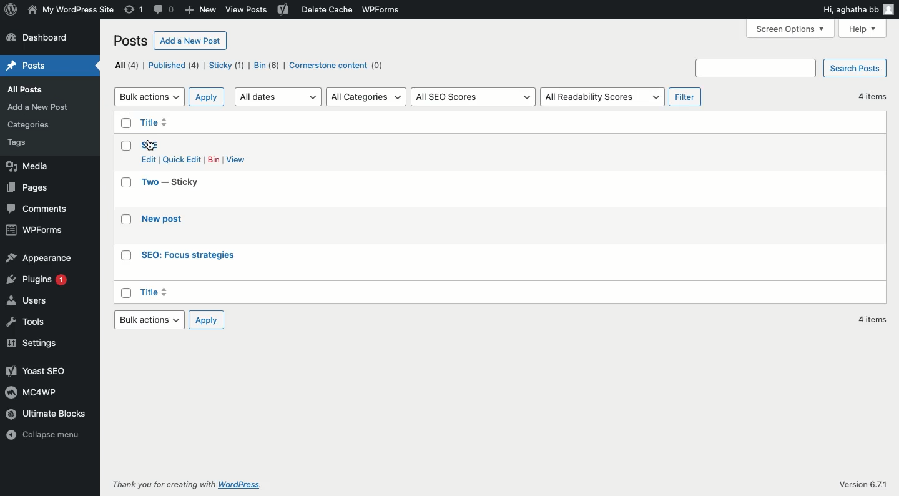 The width and height of the screenshot is (899, 496). What do you see at coordinates (162, 11) in the screenshot?
I see `comments` at bounding box center [162, 11].